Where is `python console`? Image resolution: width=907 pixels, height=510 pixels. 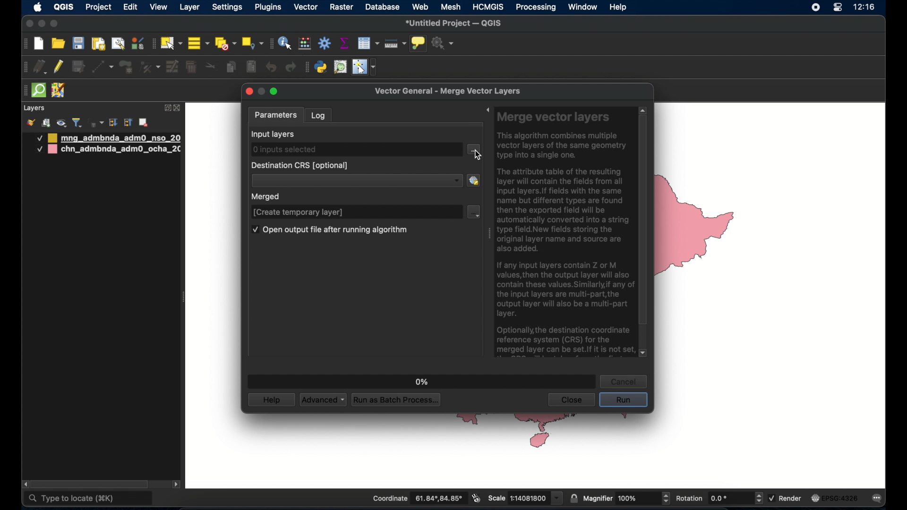
python console is located at coordinates (321, 68).